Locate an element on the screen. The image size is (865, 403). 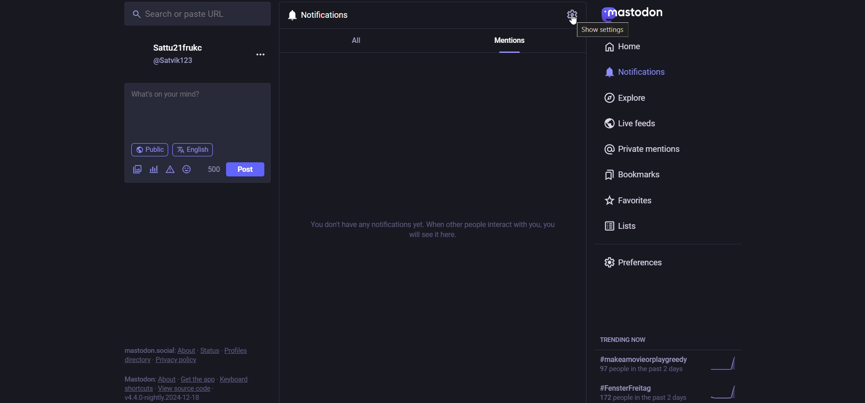
97 people in the past 2 days is located at coordinates (643, 369).